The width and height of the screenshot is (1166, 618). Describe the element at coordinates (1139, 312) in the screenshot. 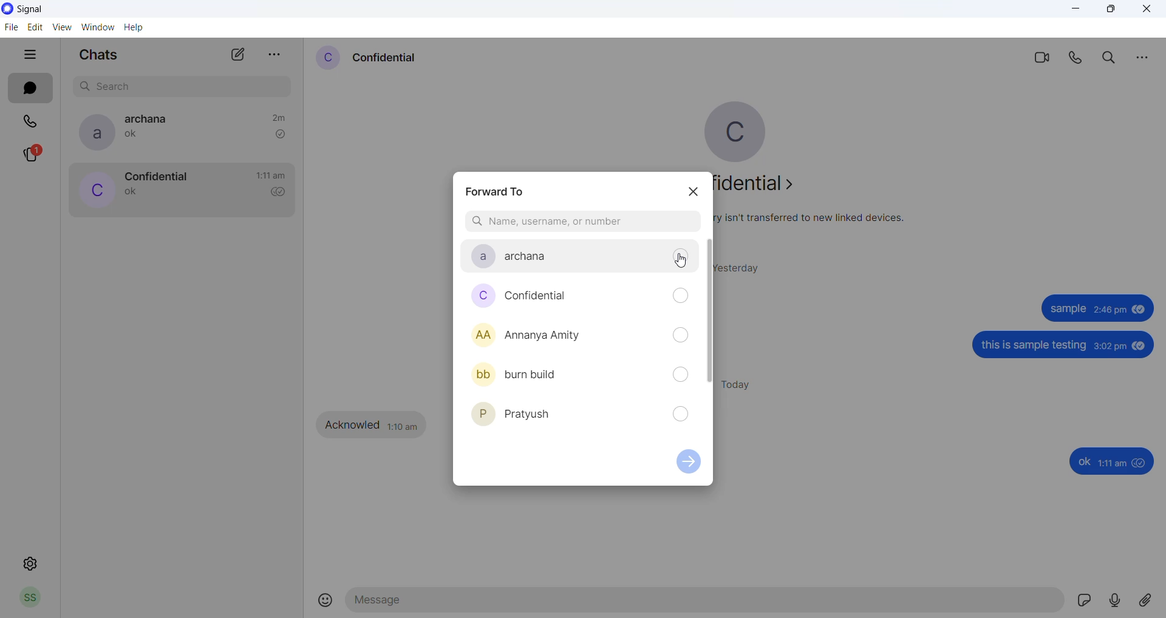

I see `seen` at that location.